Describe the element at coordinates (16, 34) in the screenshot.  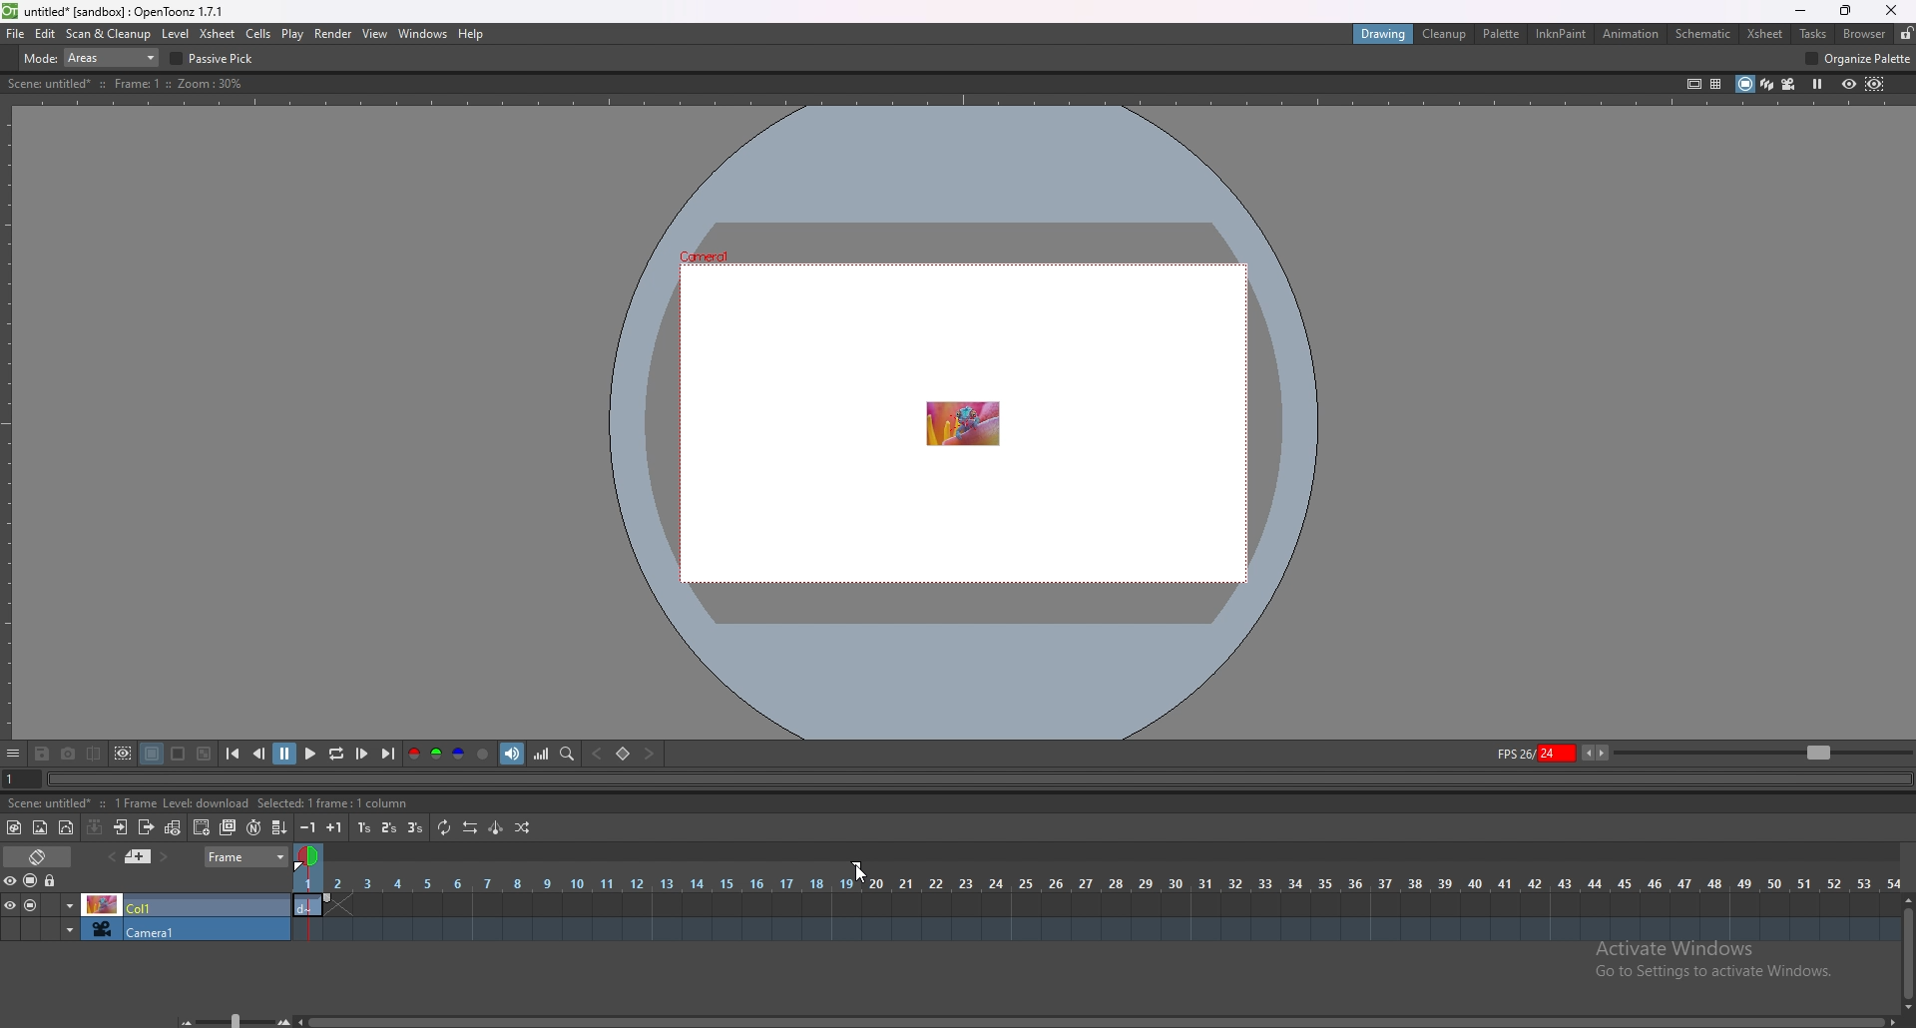
I see `file` at that location.